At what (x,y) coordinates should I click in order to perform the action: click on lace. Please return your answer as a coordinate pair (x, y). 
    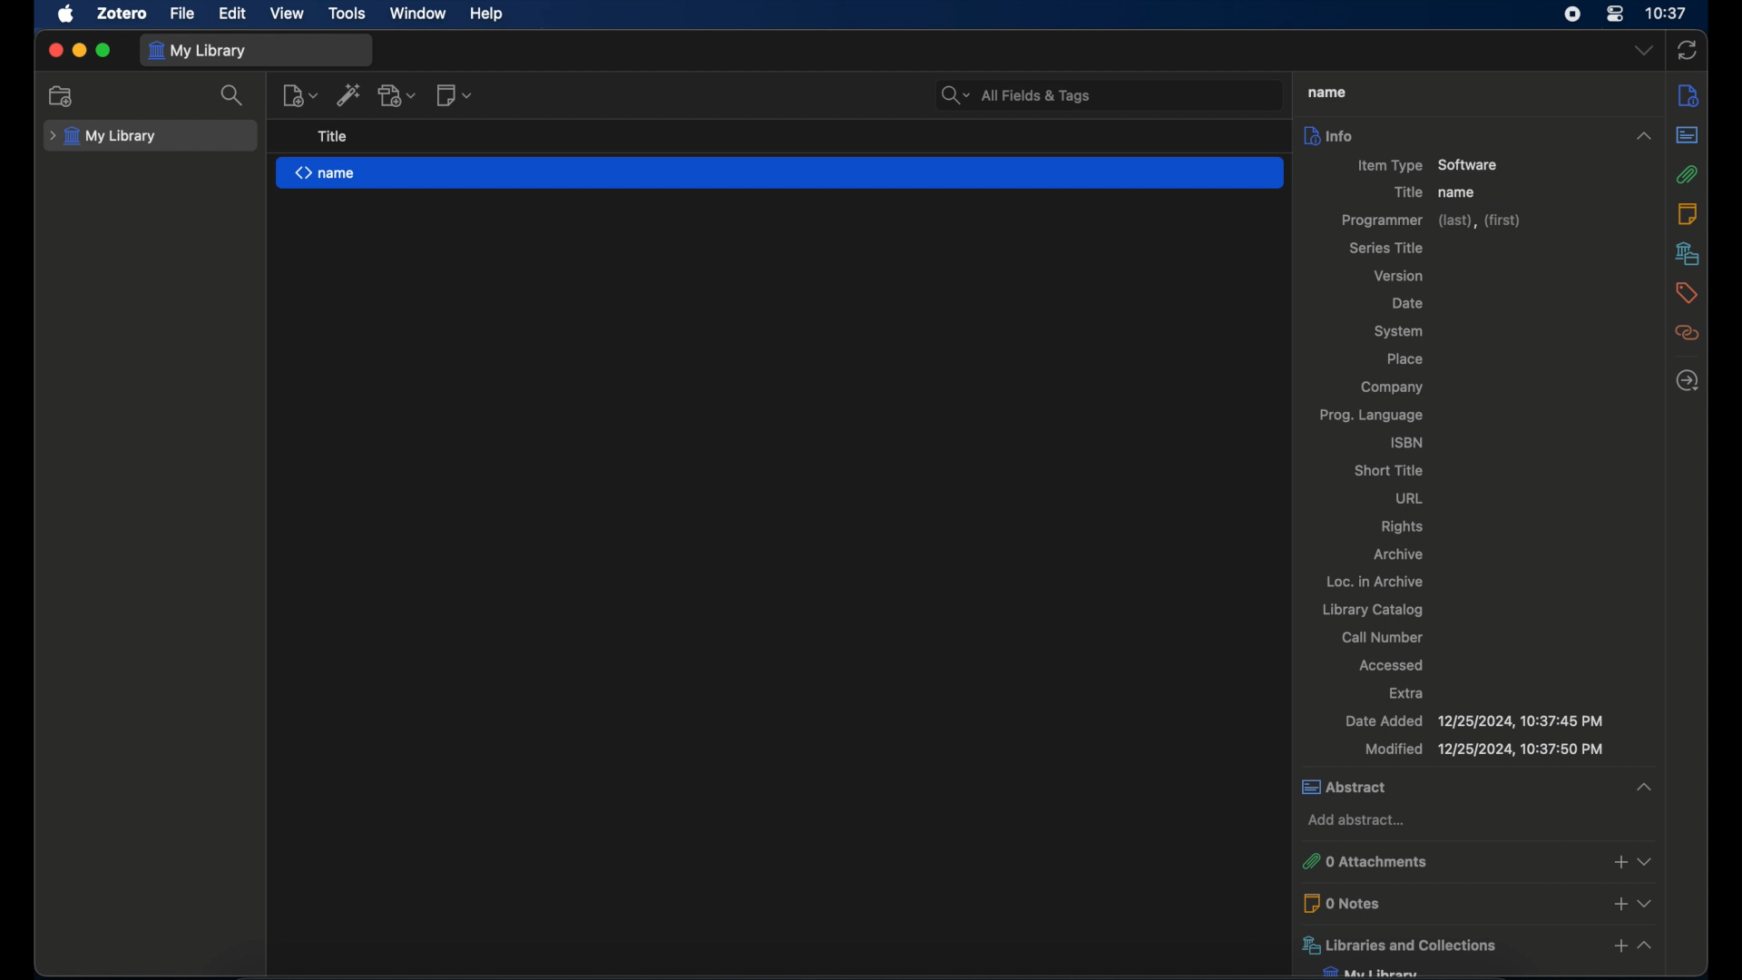
    Looking at the image, I should click on (1404, 359).